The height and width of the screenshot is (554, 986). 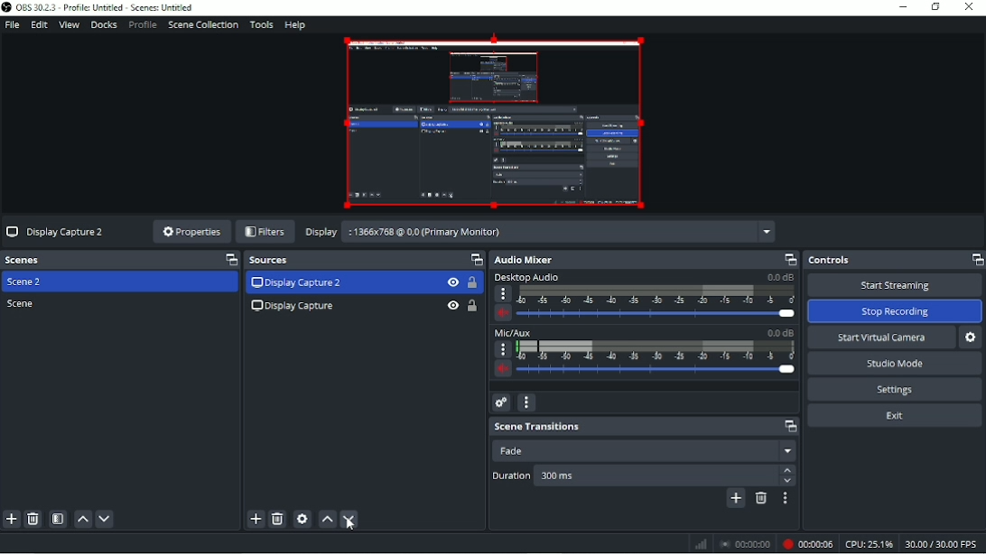 What do you see at coordinates (645, 426) in the screenshot?
I see `Scene transitions` at bounding box center [645, 426].